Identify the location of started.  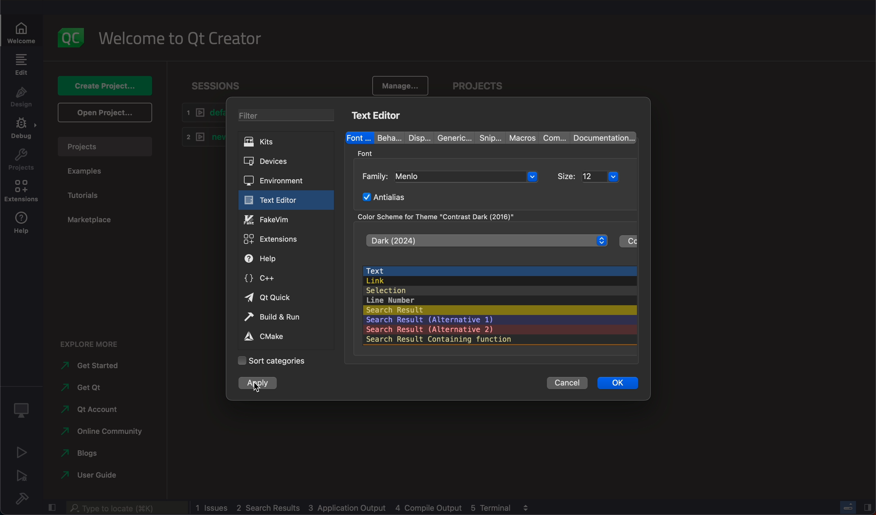
(87, 367).